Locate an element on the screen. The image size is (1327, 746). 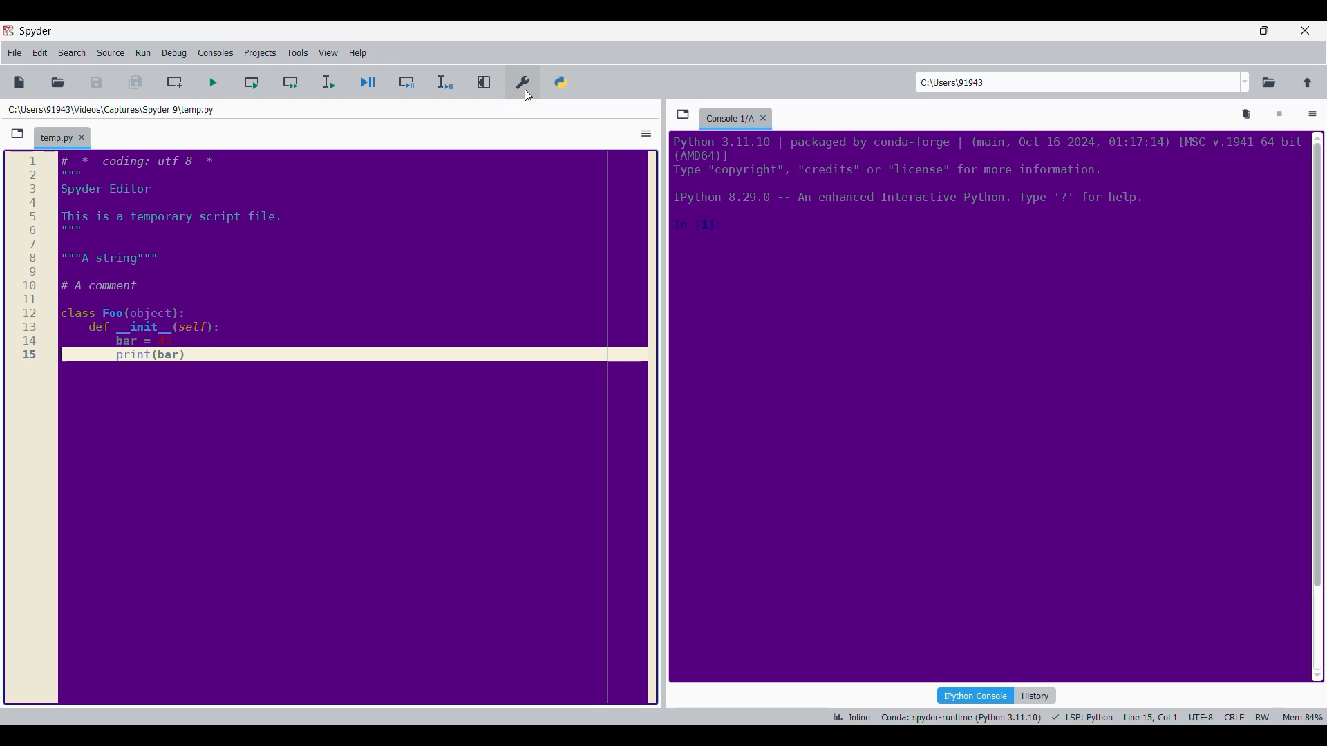
Source menu is located at coordinates (111, 53).